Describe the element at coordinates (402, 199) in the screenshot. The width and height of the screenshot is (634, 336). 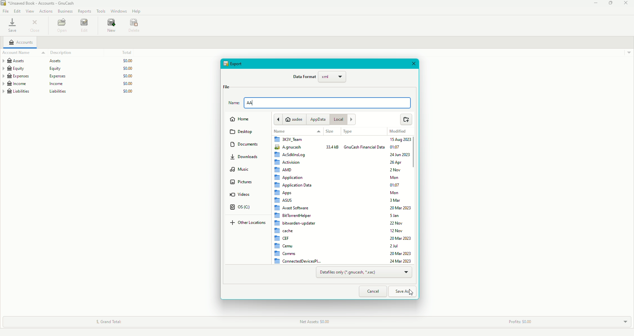
I see `Dates` at that location.